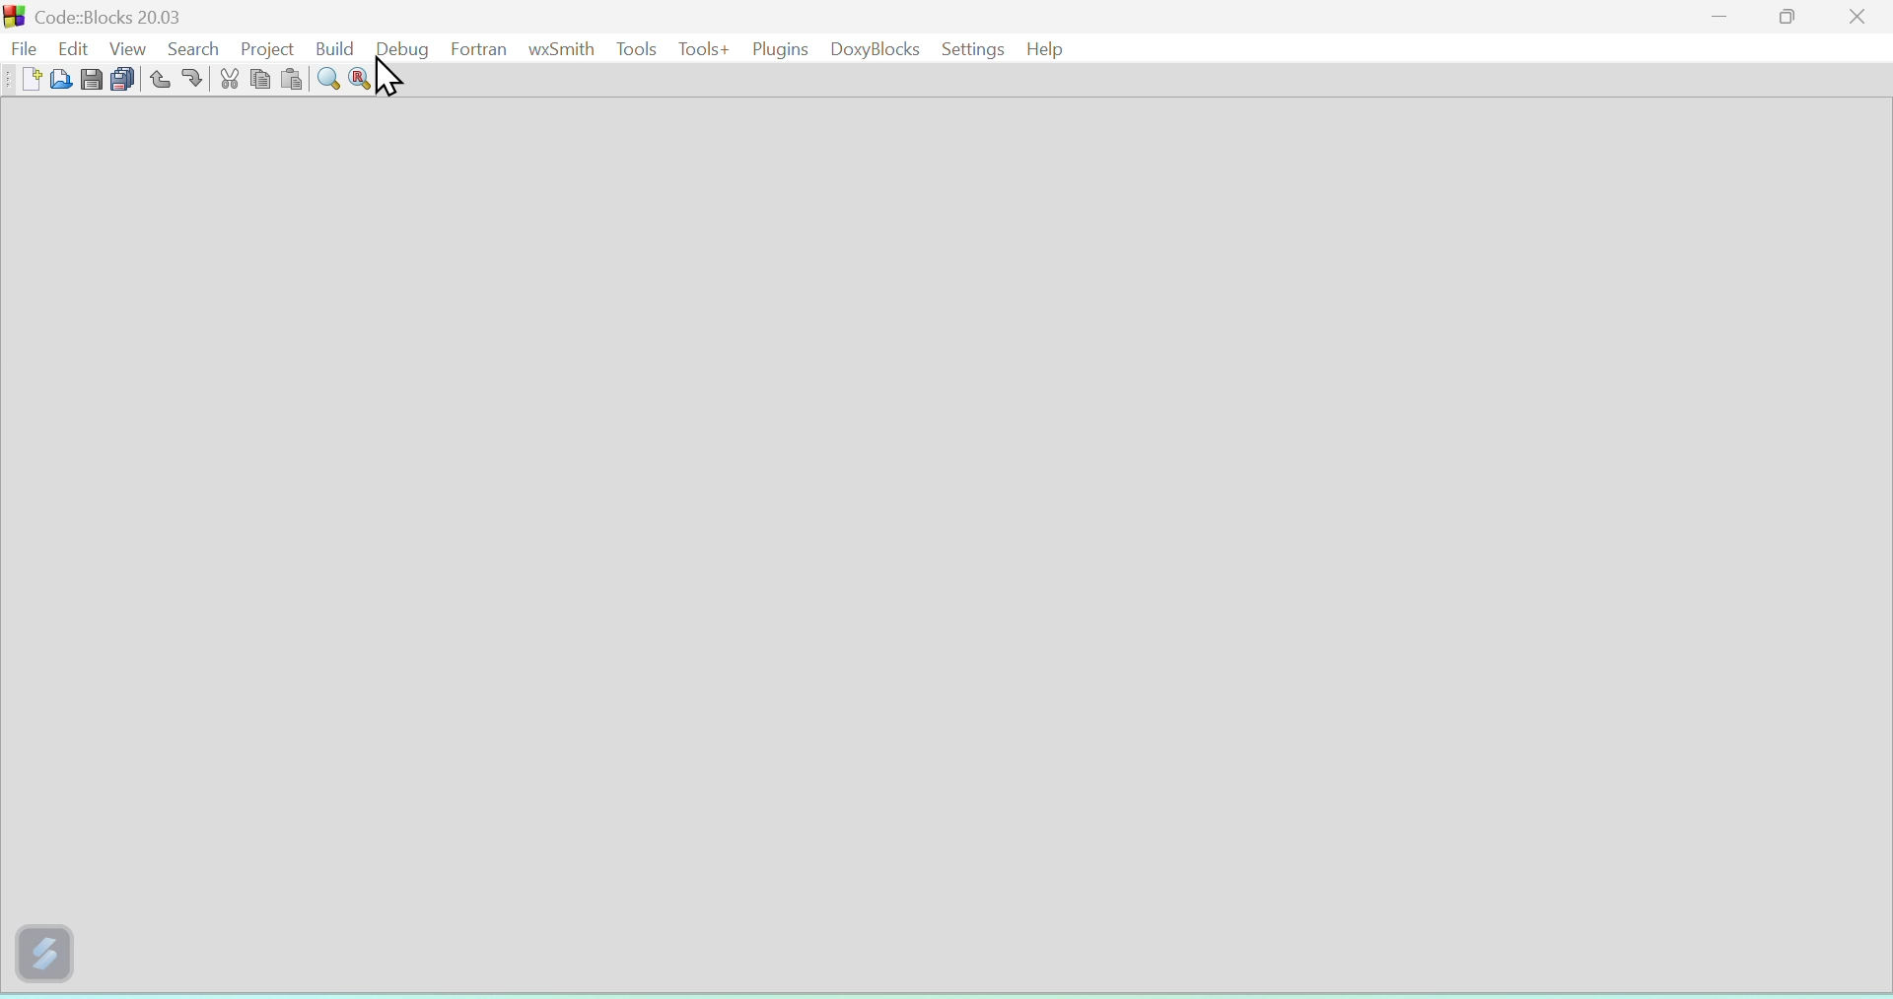 The image size is (1893, 999). I want to click on undo, so click(156, 79).